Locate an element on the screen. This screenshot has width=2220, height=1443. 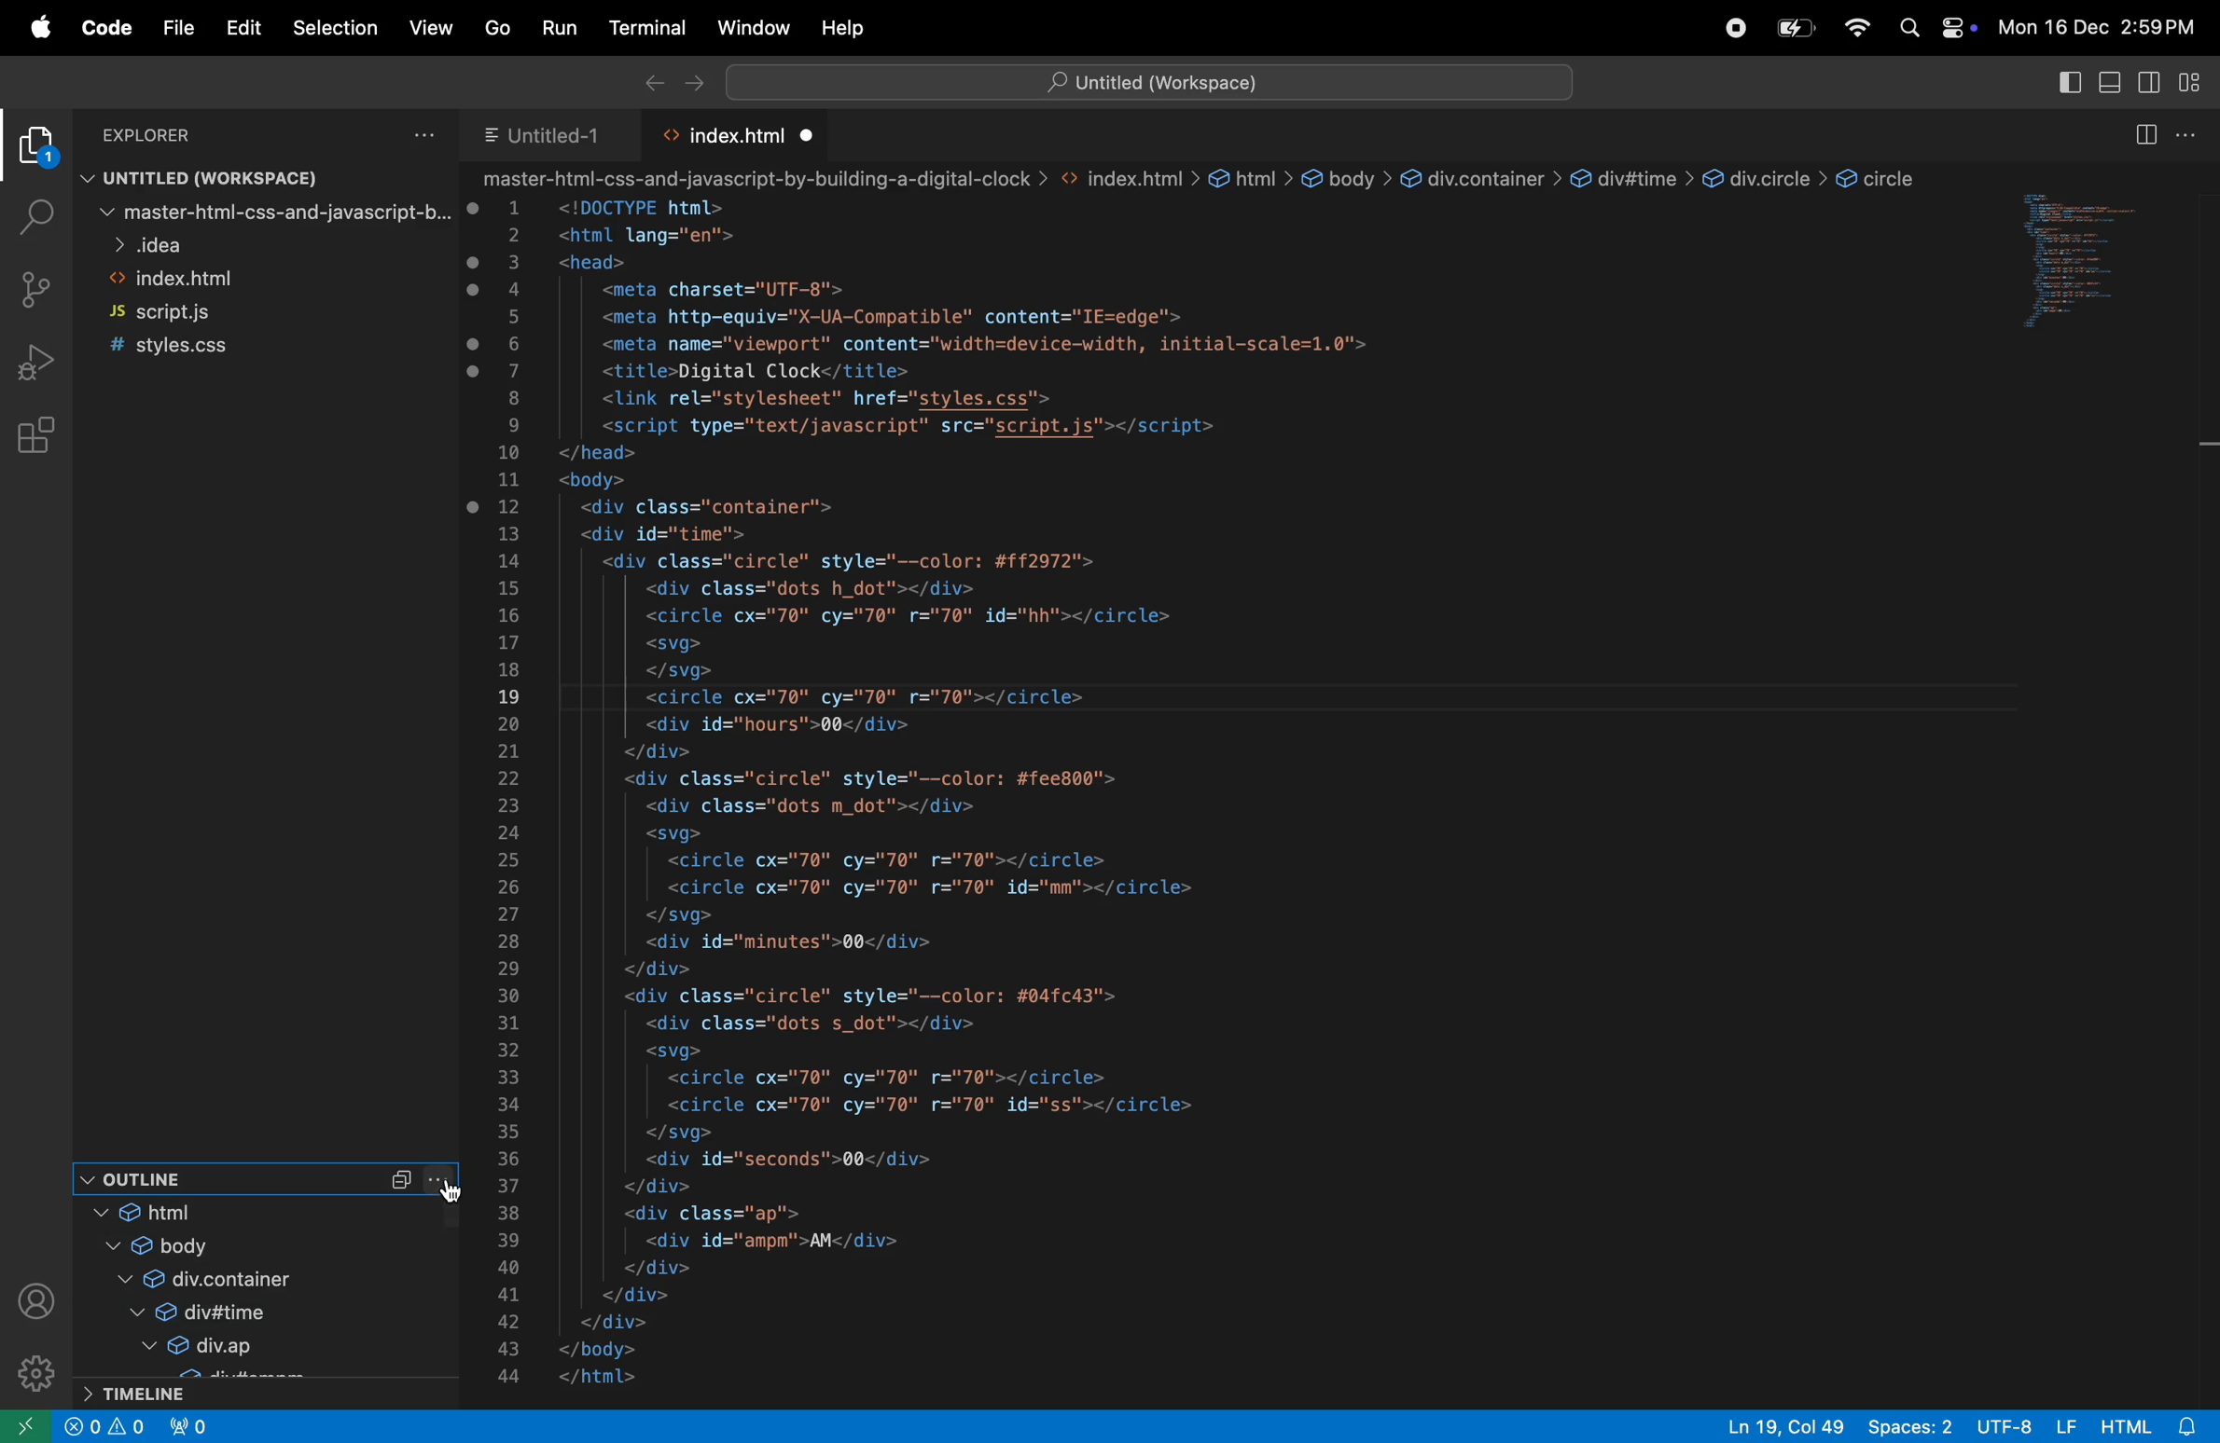
apple menu is located at coordinates (34, 27).